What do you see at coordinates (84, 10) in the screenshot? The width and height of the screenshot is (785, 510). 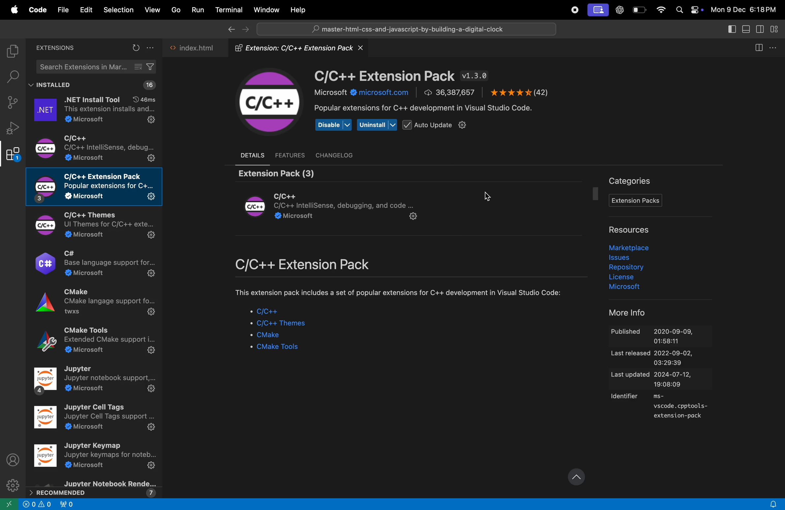 I see `Edit` at bounding box center [84, 10].